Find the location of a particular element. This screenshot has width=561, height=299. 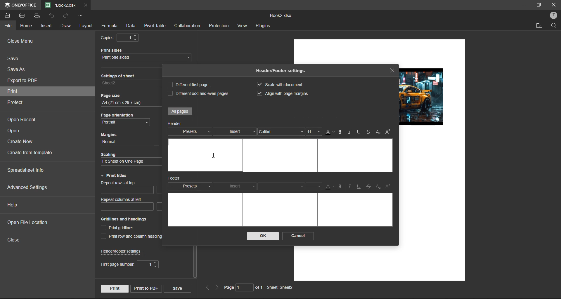

copies is located at coordinates (122, 38).